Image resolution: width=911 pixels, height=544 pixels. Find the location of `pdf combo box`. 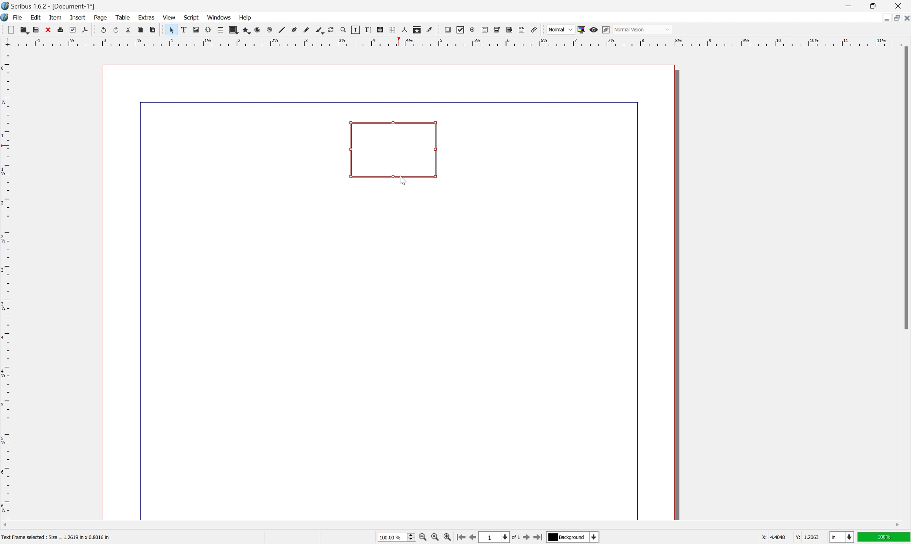

pdf combo box is located at coordinates (497, 29).